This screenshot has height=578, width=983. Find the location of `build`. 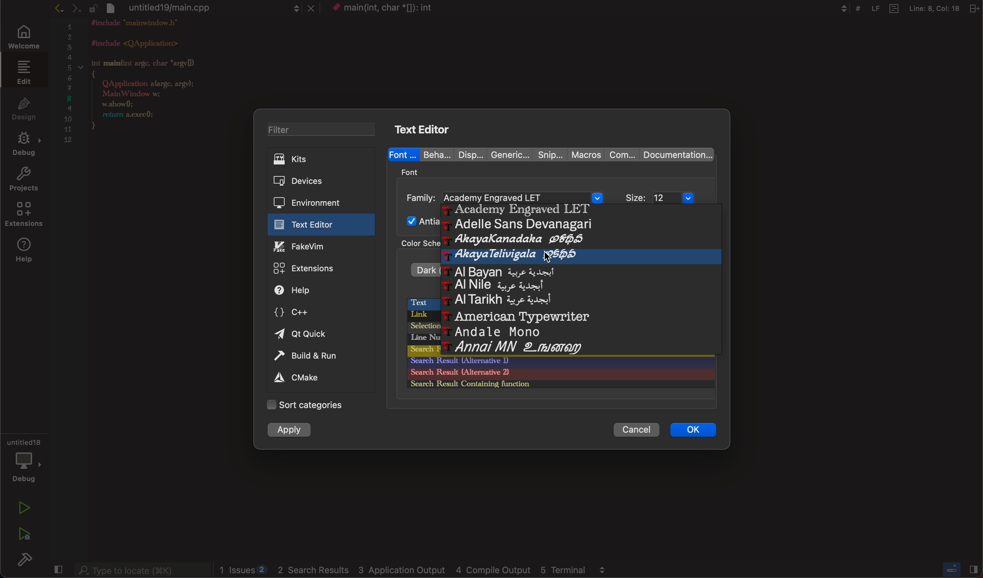

build is located at coordinates (25, 559).